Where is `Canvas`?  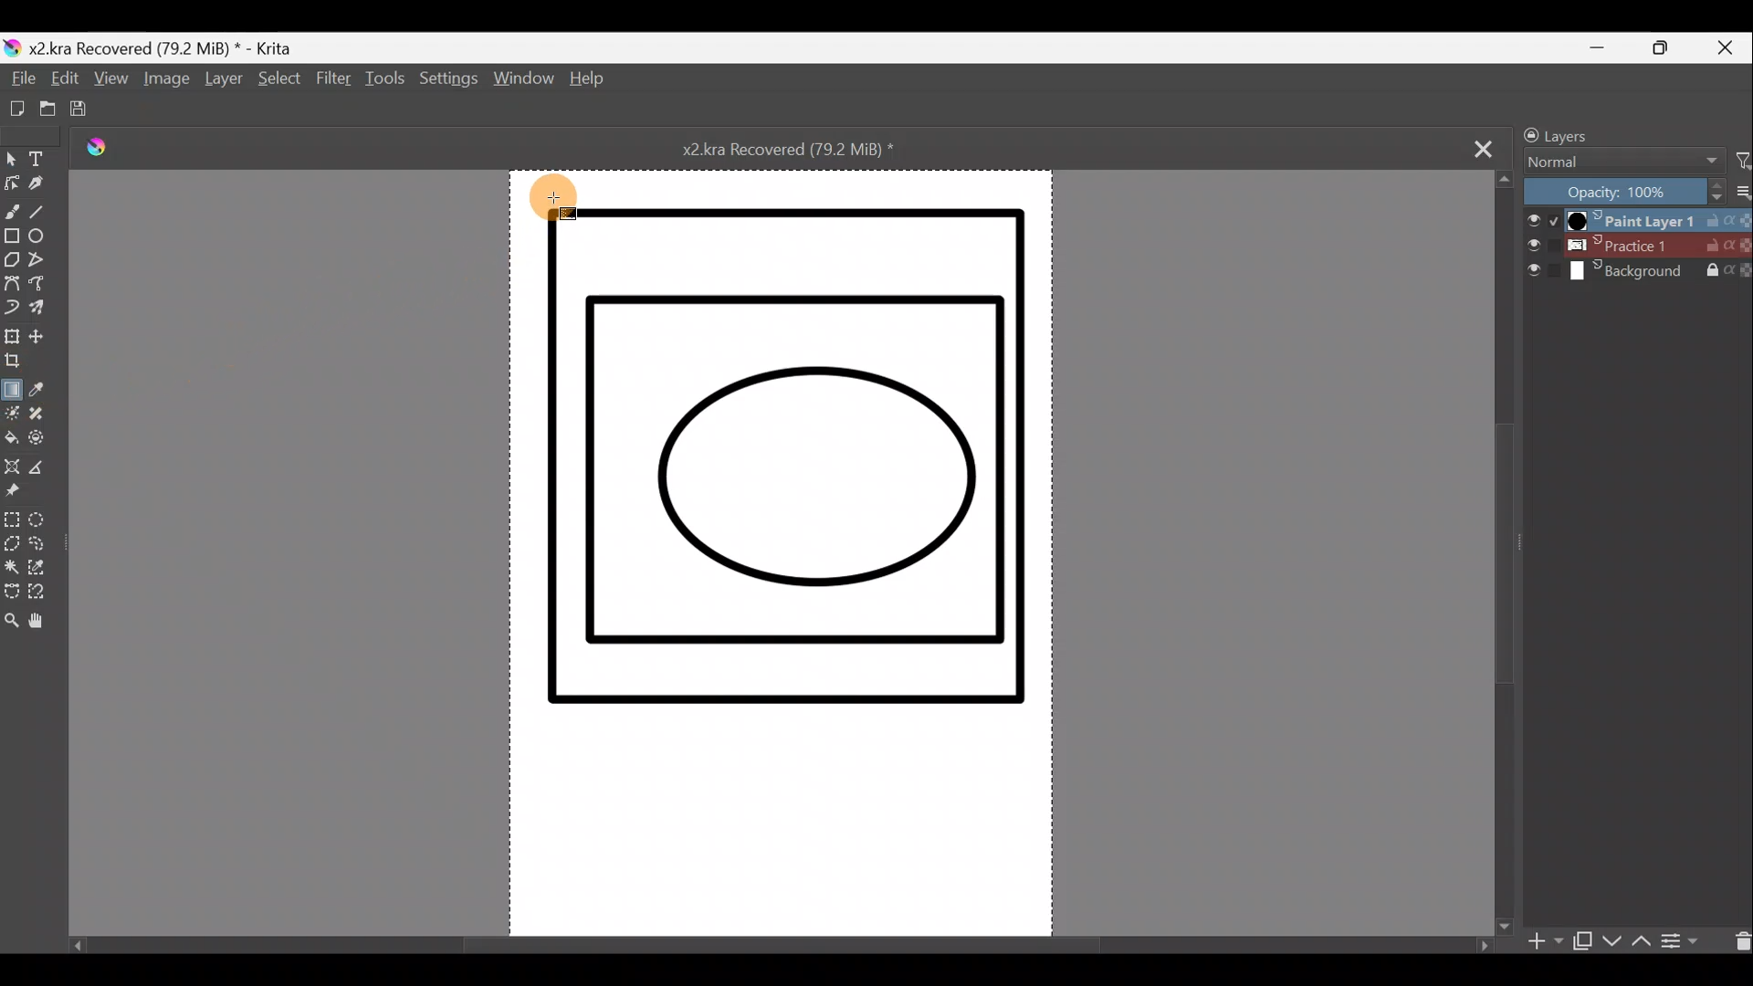 Canvas is located at coordinates (782, 547).